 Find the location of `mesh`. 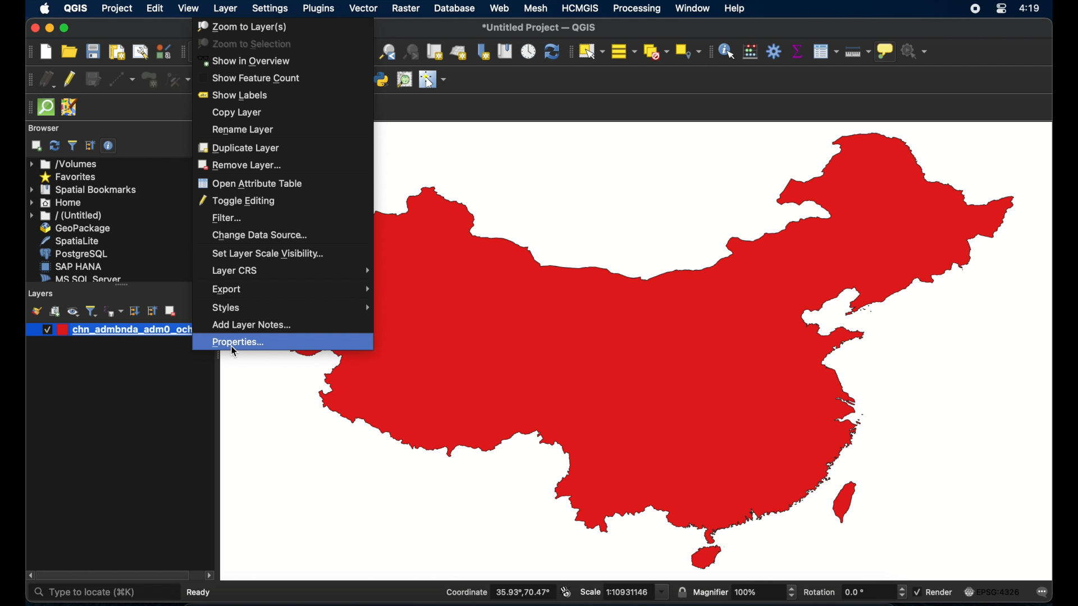

mesh is located at coordinates (536, 8).